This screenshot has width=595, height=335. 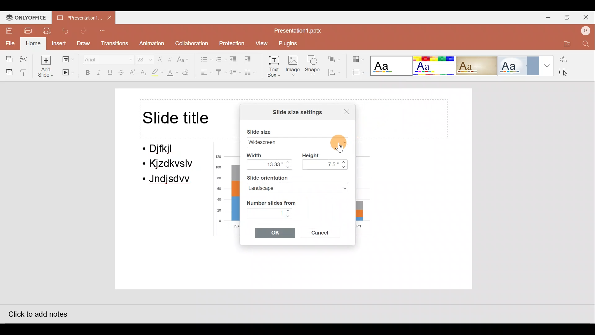 I want to click on Slide size drop down, so click(x=336, y=142).